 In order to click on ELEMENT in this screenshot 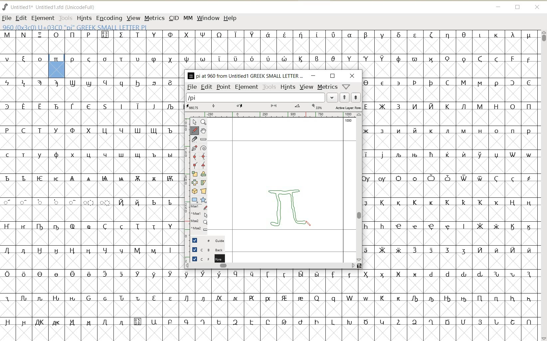, I will do `click(247, 87)`.